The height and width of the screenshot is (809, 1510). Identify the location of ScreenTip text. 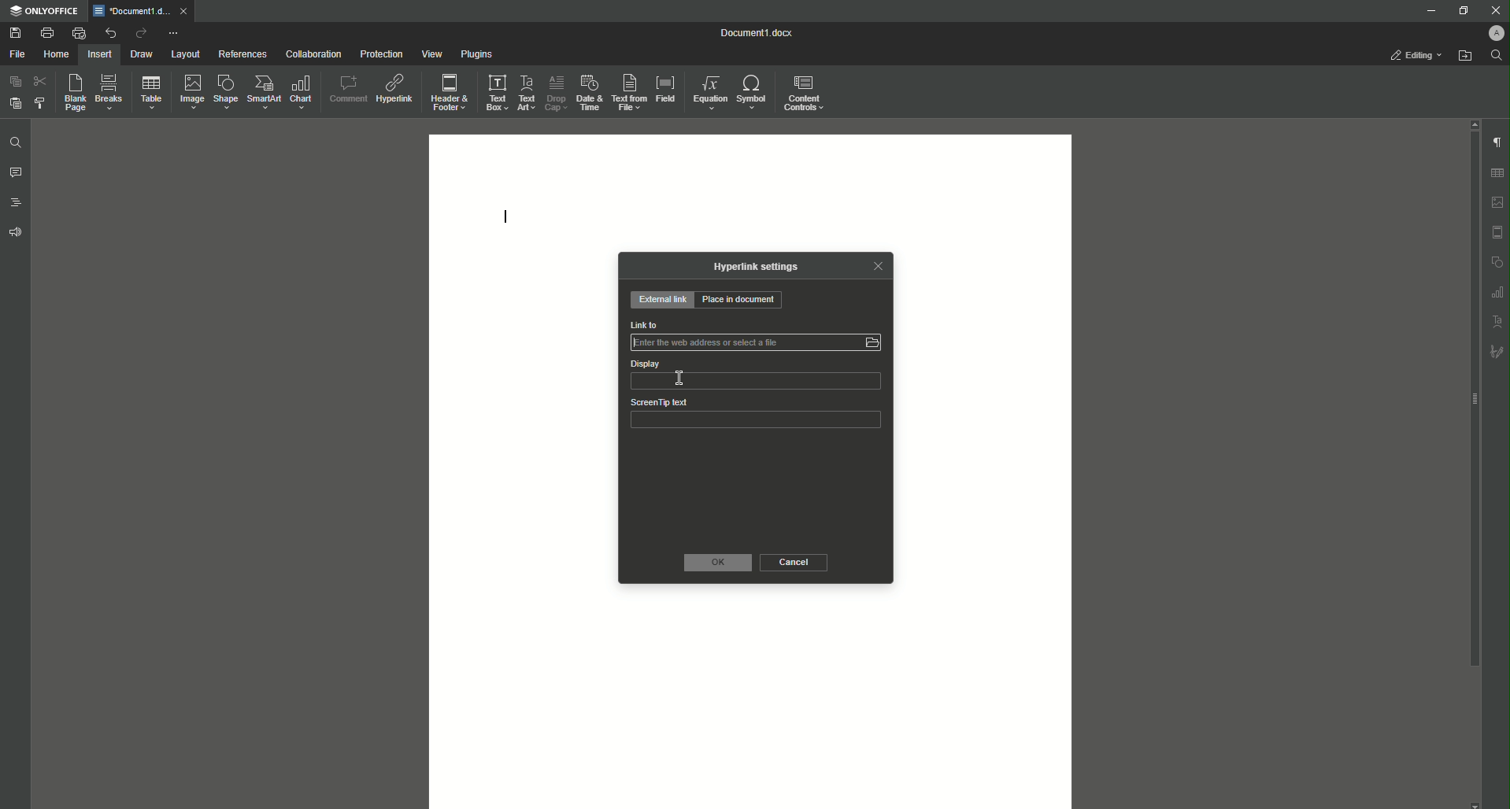
(757, 423).